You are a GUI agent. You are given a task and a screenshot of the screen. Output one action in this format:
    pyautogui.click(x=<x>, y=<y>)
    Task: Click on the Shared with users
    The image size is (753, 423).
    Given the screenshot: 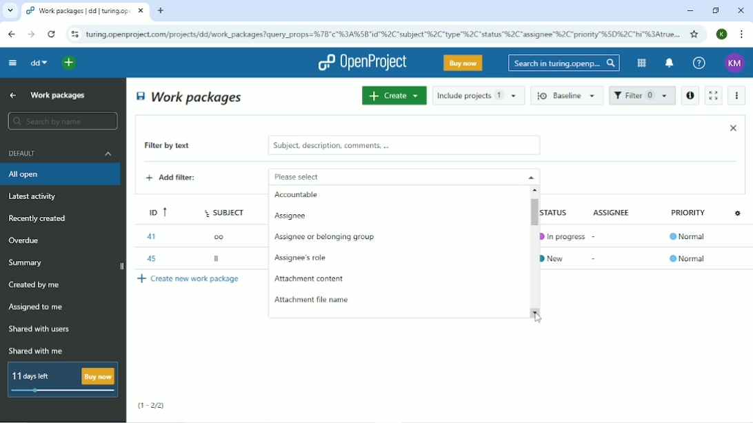 What is the action you would take?
    pyautogui.click(x=40, y=329)
    